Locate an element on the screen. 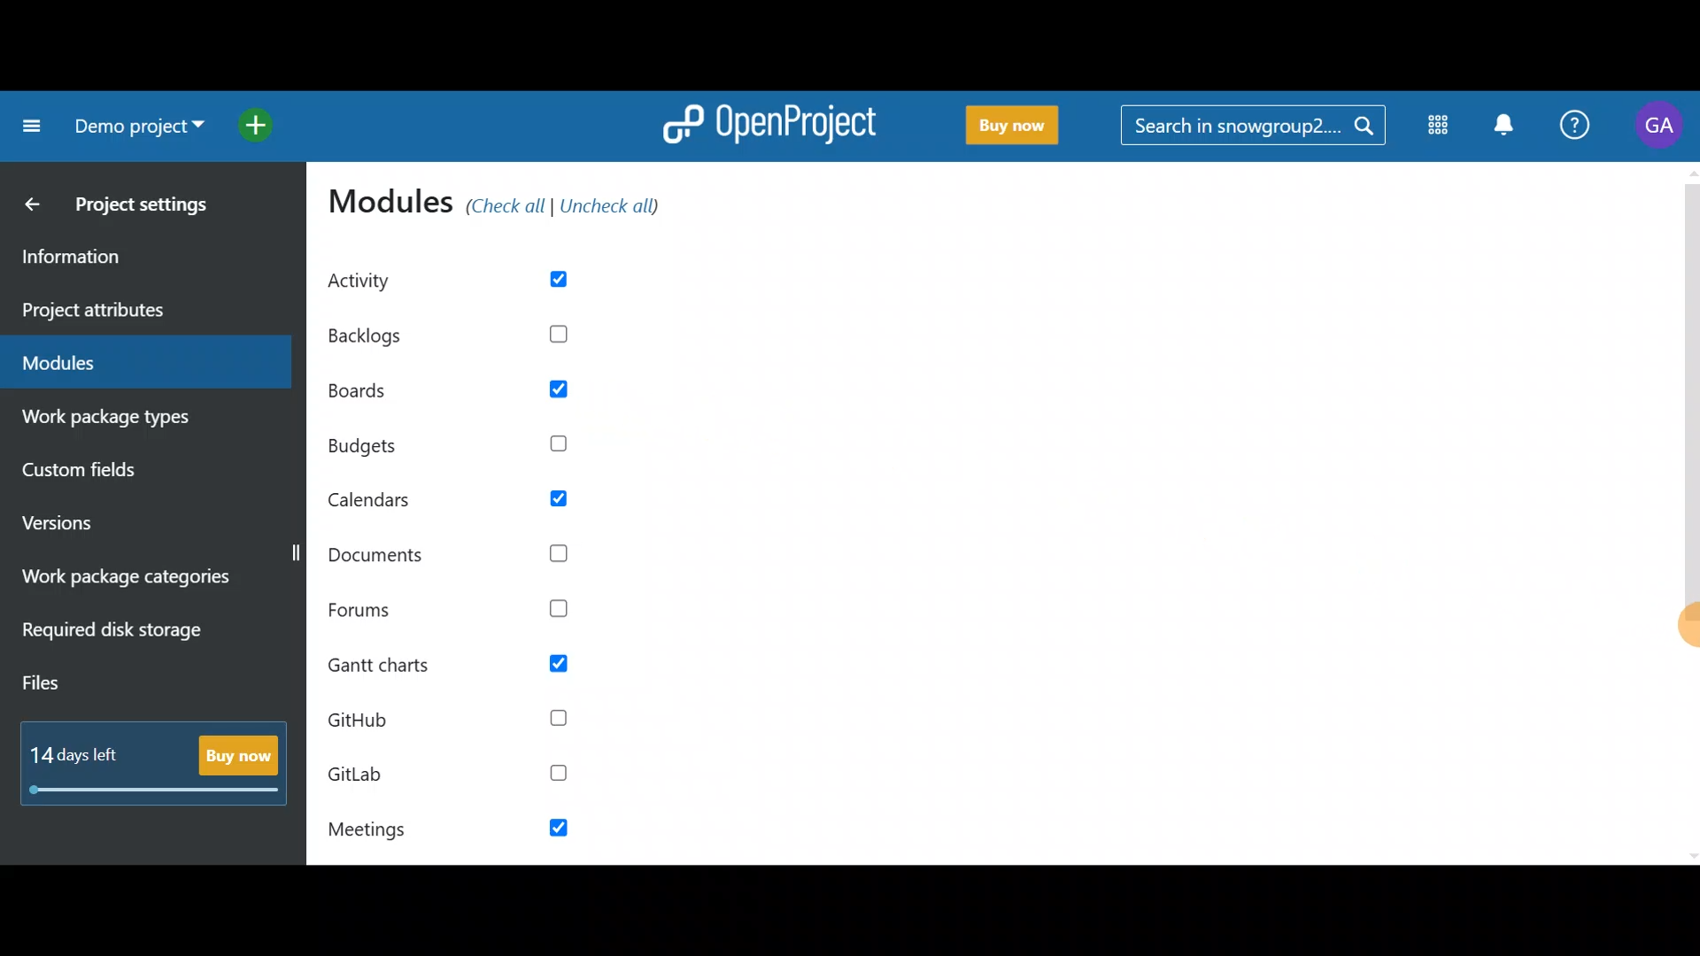 The image size is (1700, 956). Budgets is located at coordinates (455, 449).